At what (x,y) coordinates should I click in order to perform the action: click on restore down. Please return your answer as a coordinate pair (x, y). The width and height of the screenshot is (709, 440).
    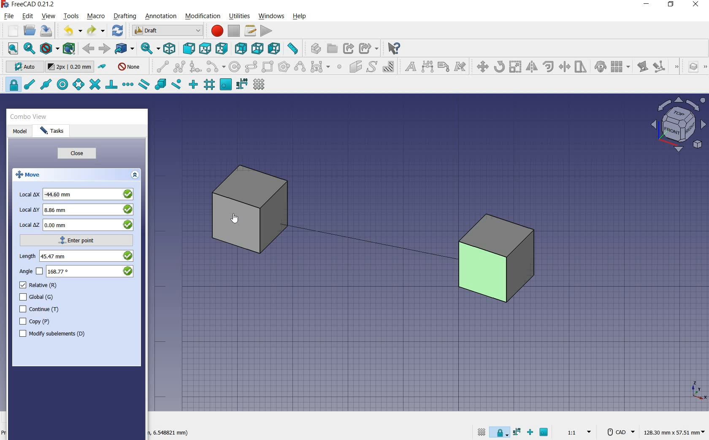
    Looking at the image, I should click on (672, 5).